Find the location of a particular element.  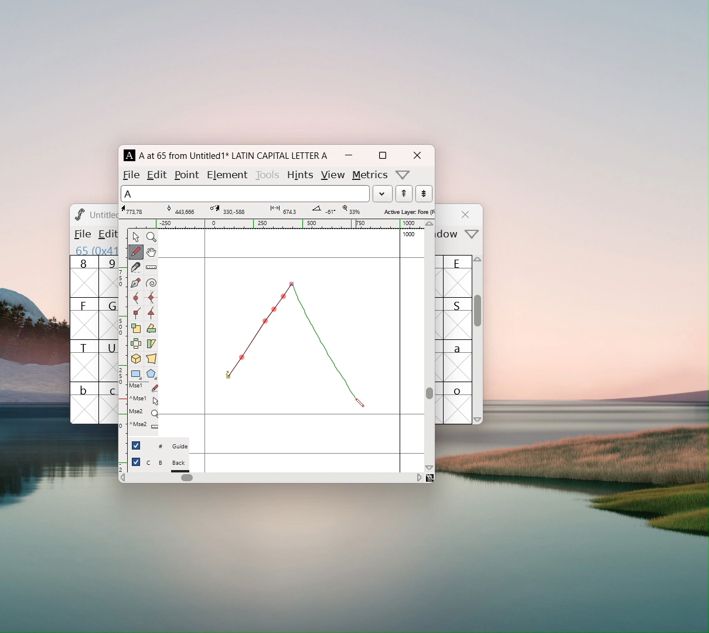

add a tangent point is located at coordinates (151, 313).